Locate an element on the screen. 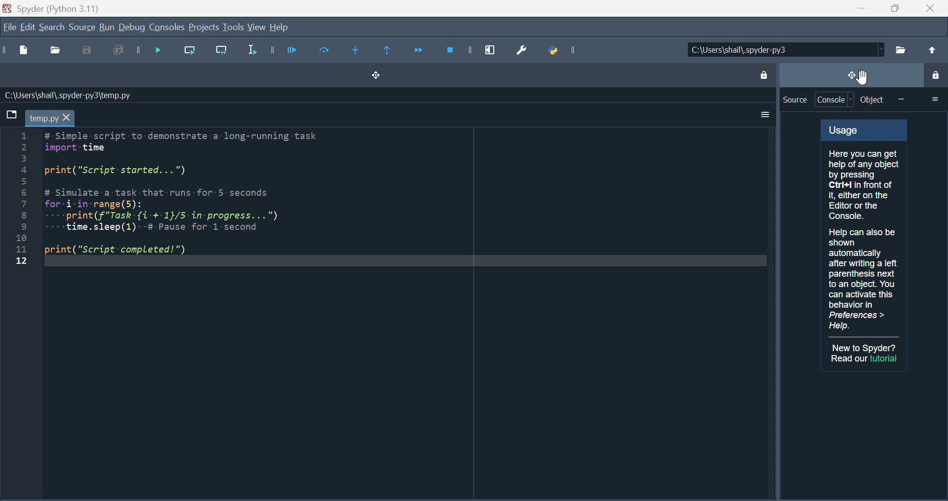  run is located at coordinates (106, 28).